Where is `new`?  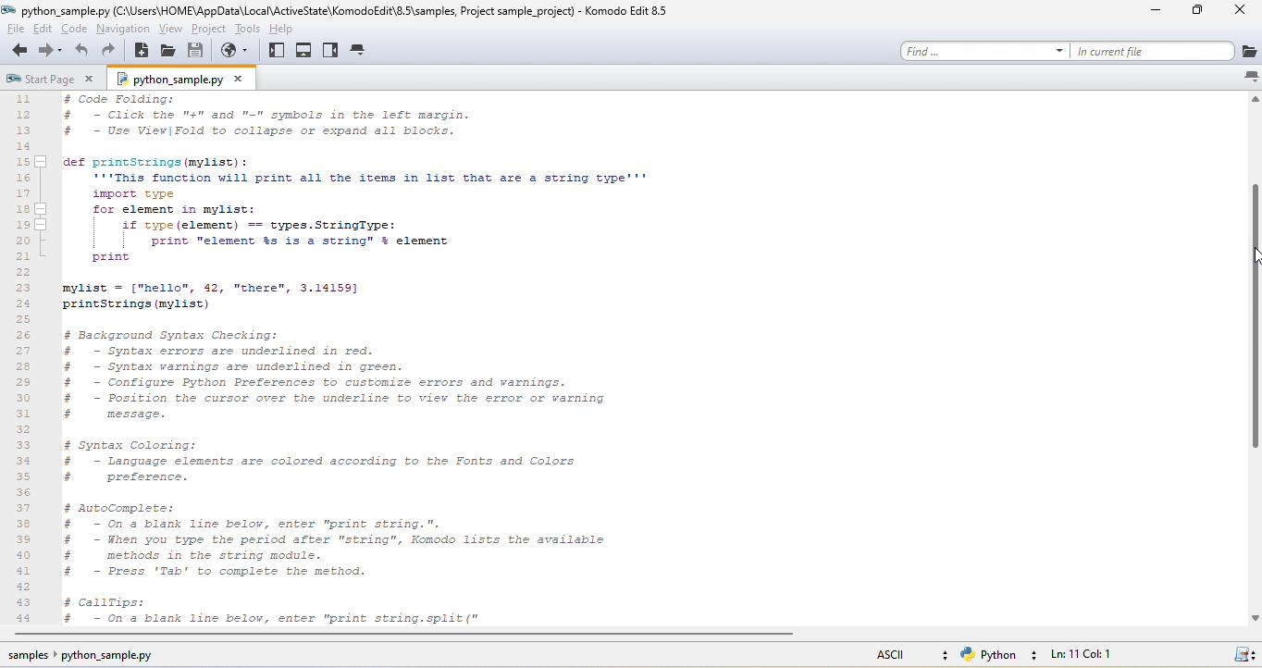
new is located at coordinates (142, 51).